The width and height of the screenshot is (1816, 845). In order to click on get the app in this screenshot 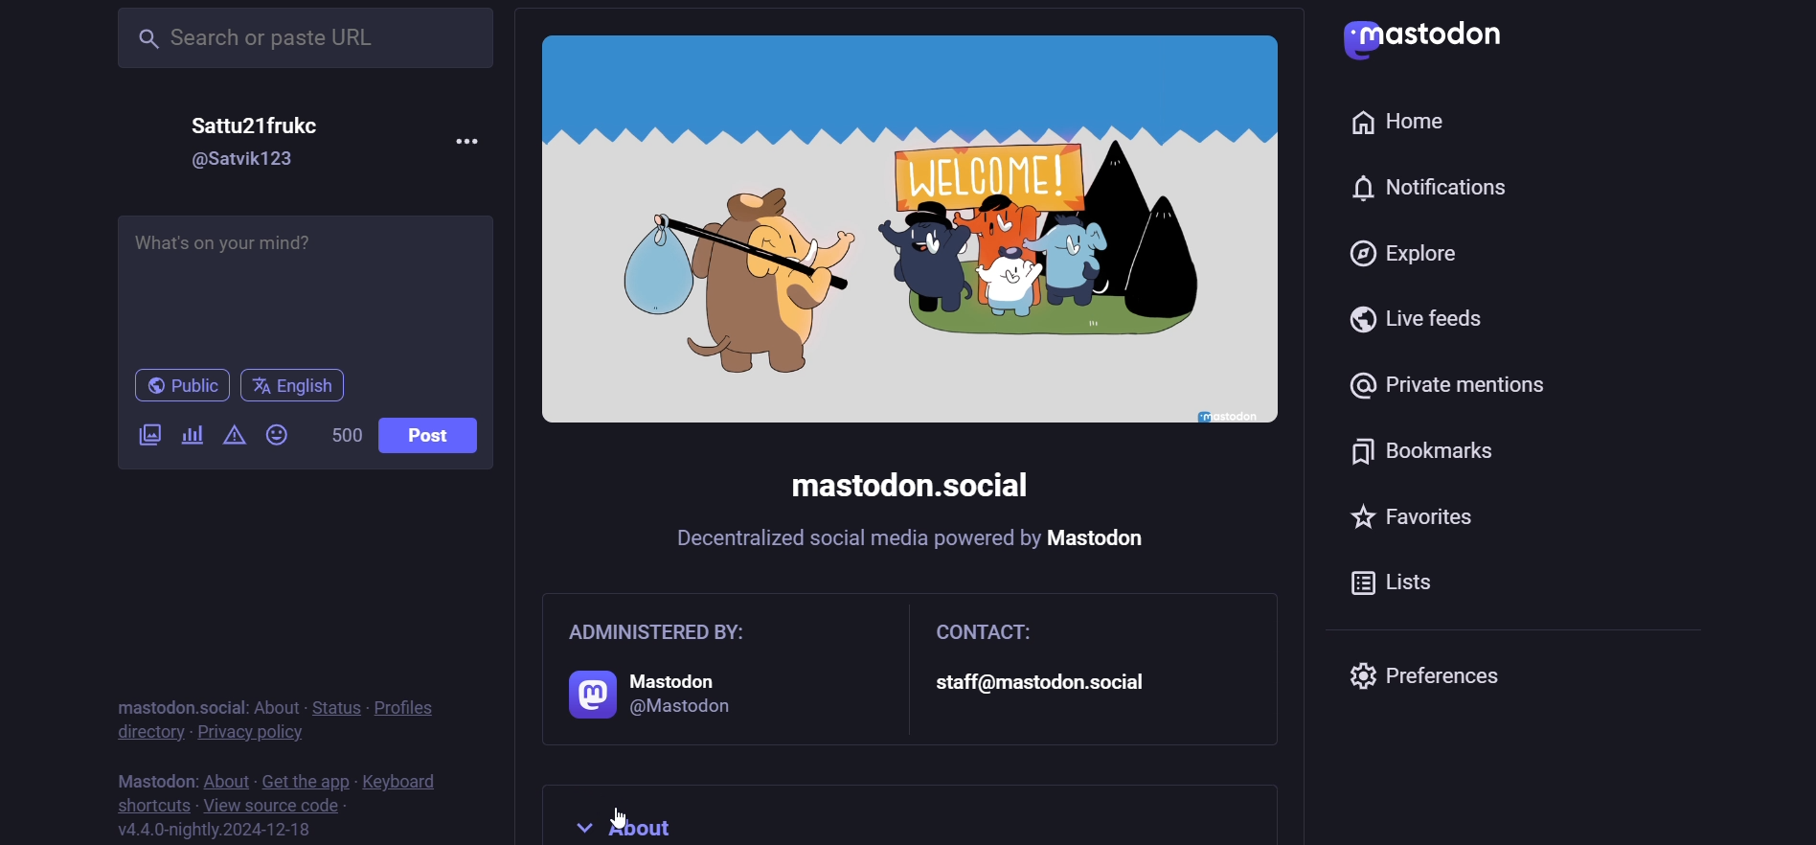, I will do `click(306, 778)`.